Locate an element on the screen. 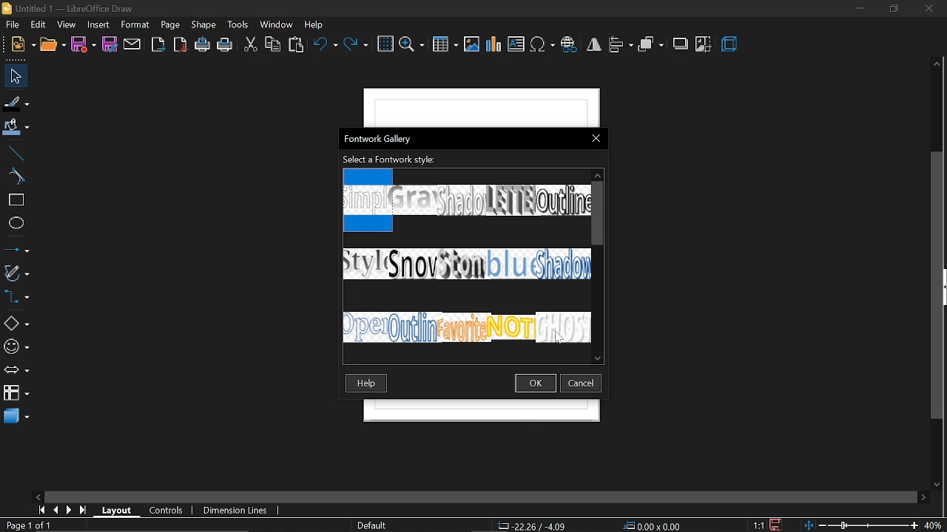 The image size is (947, 532). ok is located at coordinates (537, 382).